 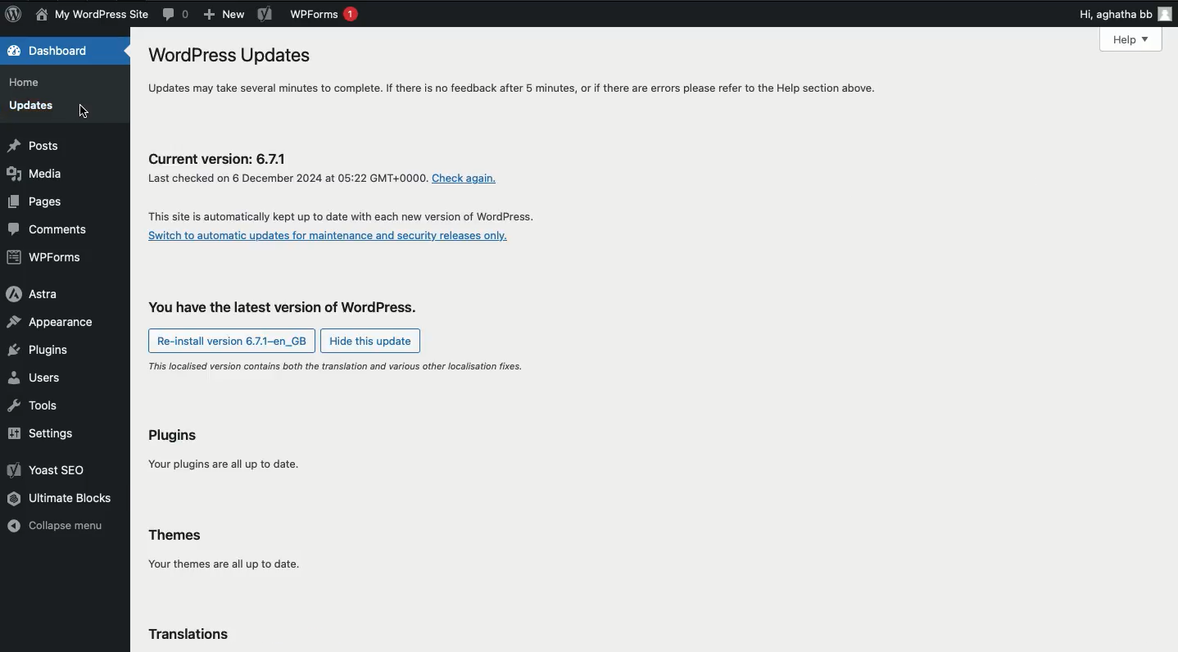 I want to click on Pages, so click(x=39, y=202).